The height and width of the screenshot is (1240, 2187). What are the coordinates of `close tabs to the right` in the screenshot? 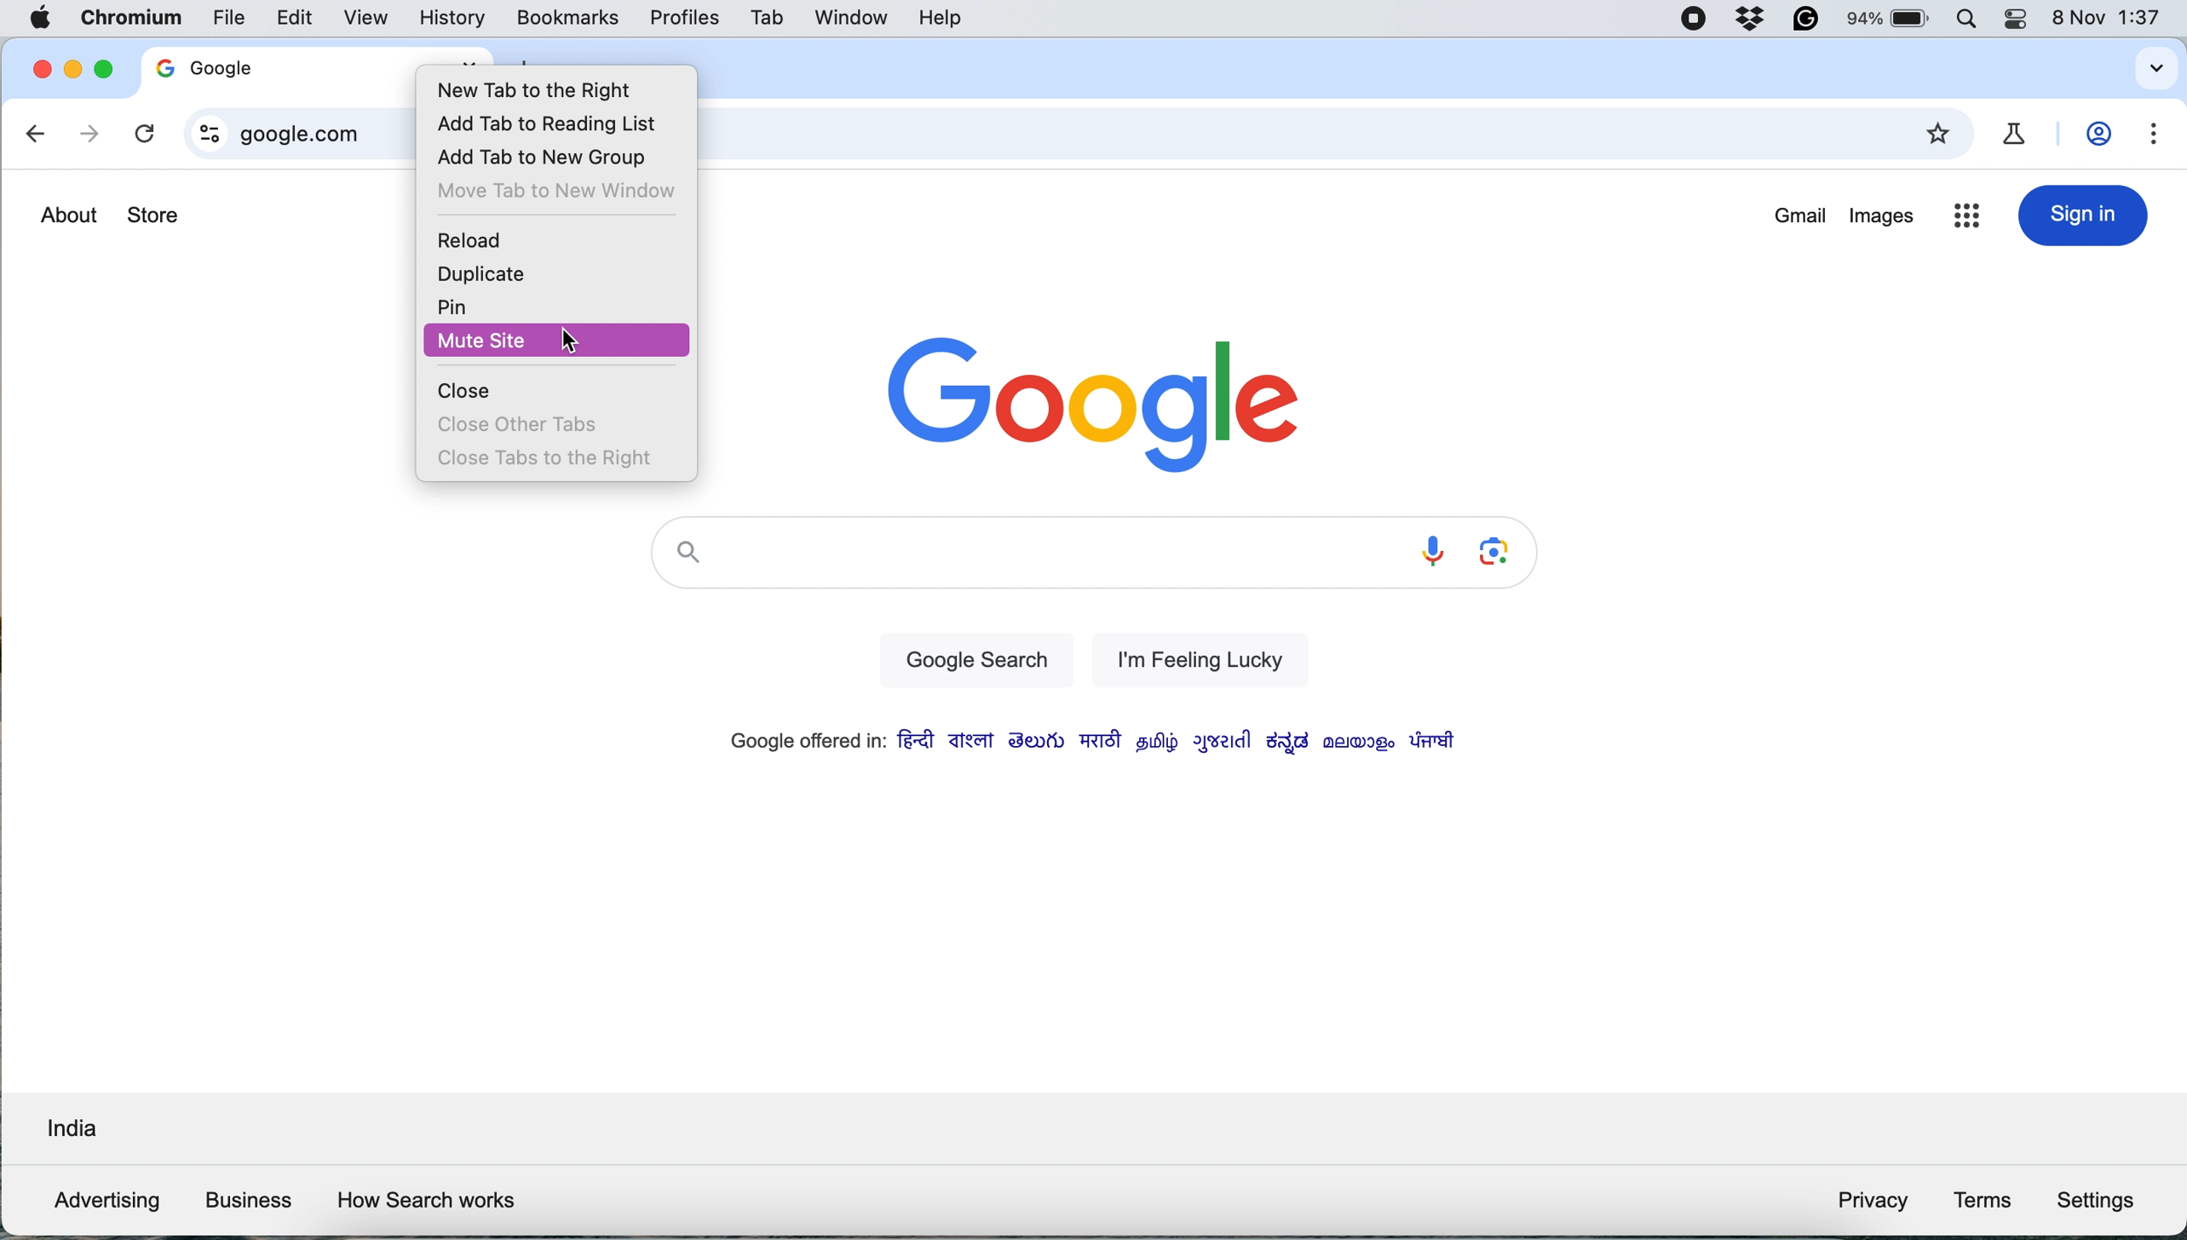 It's located at (549, 457).